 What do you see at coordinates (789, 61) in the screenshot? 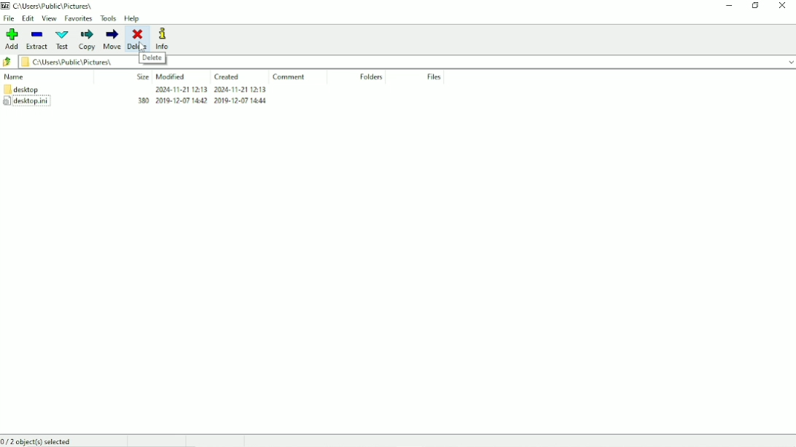
I see `dropdown` at bounding box center [789, 61].